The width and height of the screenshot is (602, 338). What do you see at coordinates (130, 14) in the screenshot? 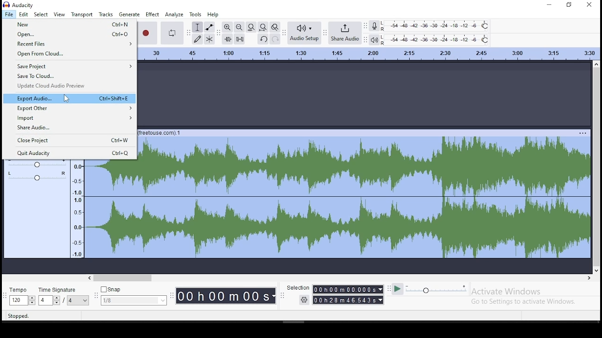
I see `generate` at bounding box center [130, 14].